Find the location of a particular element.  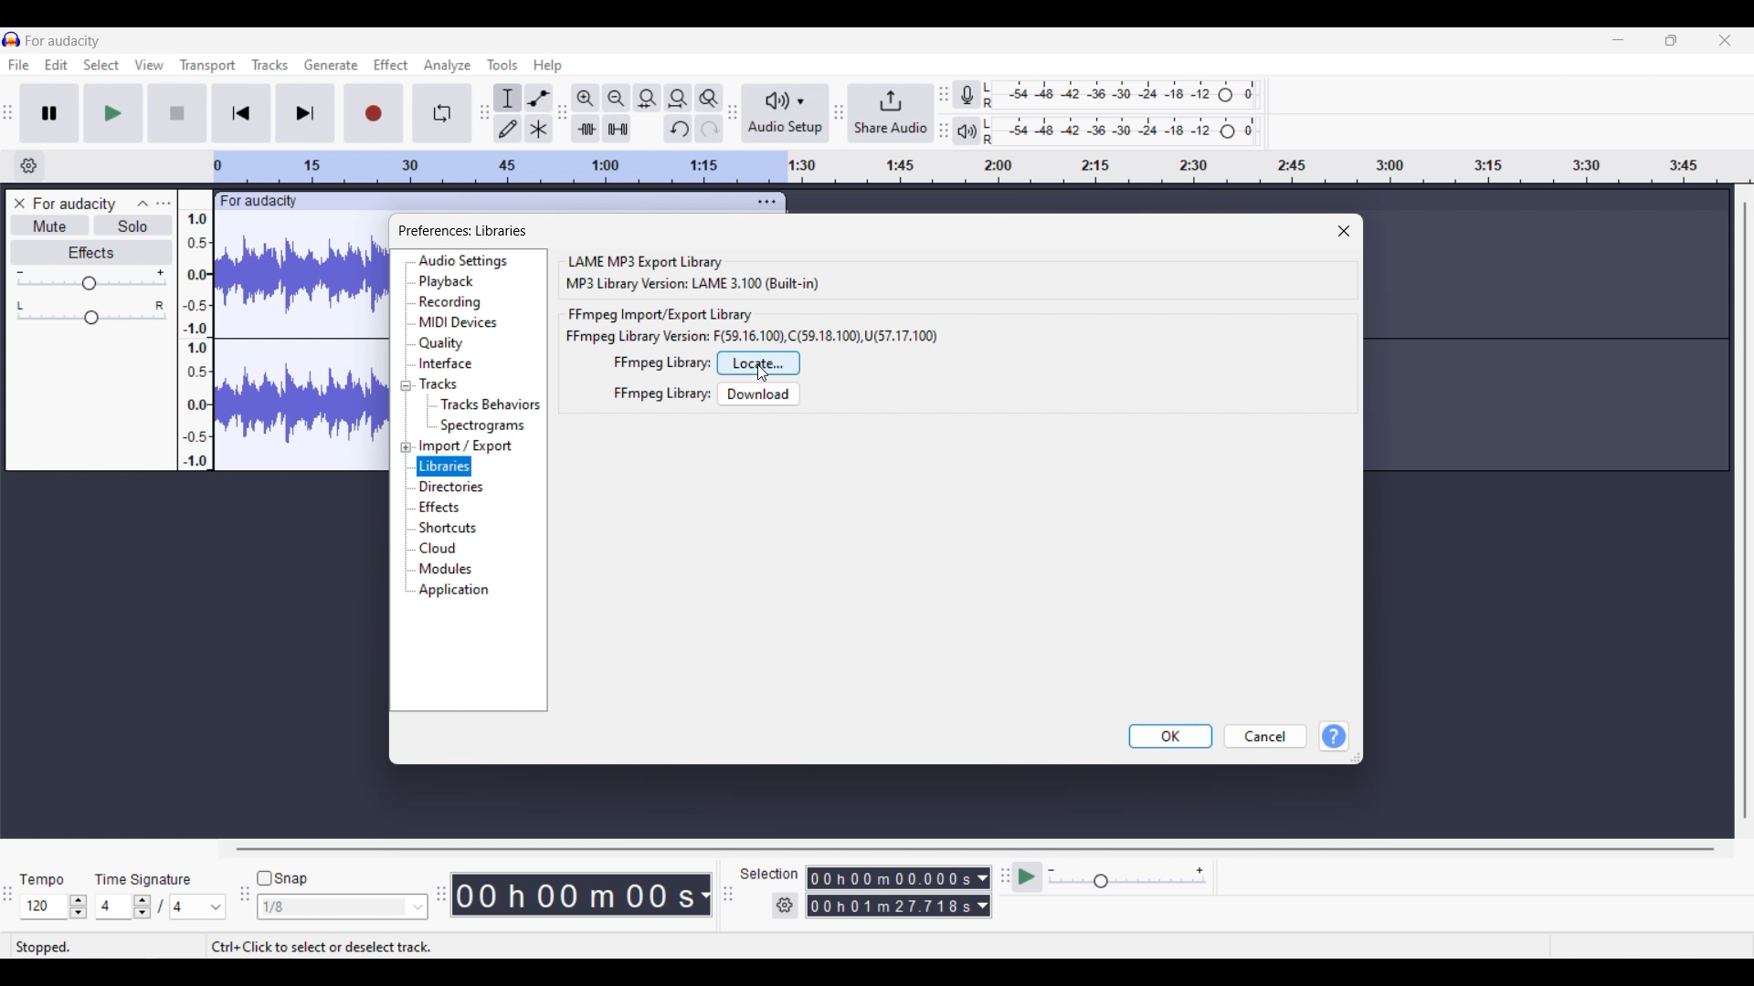

Timeline settings is located at coordinates (28, 166).